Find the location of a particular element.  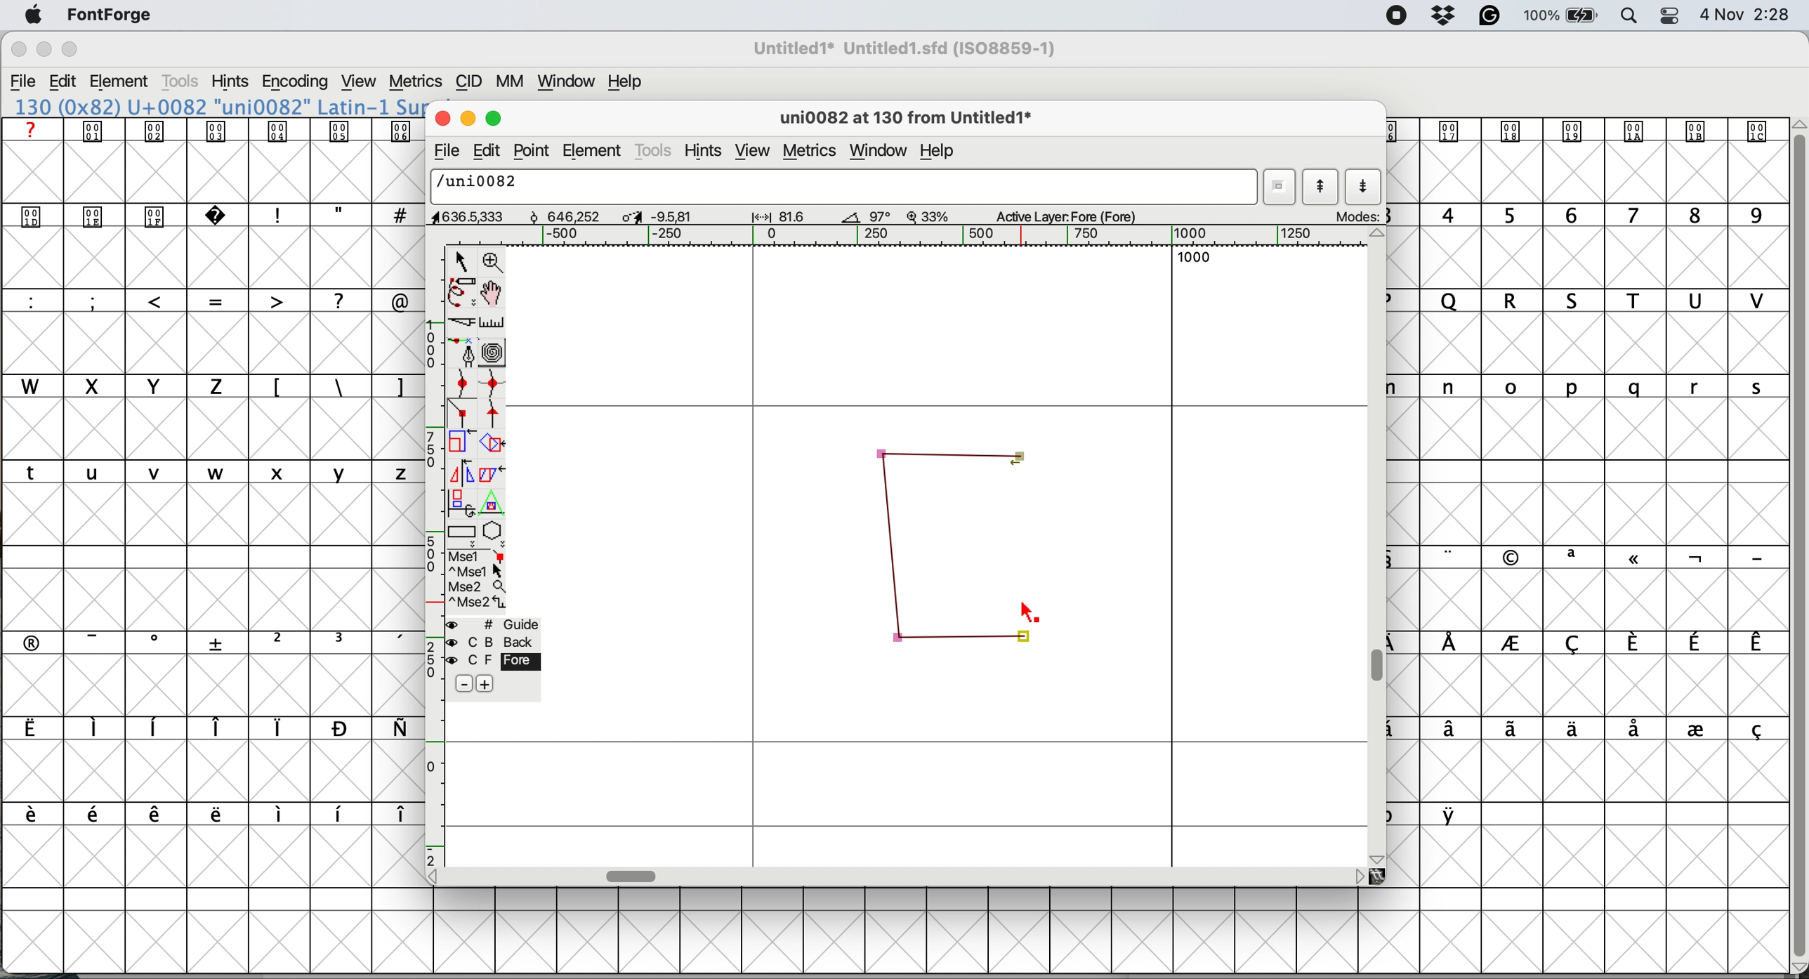

scroll button is located at coordinates (1379, 235).